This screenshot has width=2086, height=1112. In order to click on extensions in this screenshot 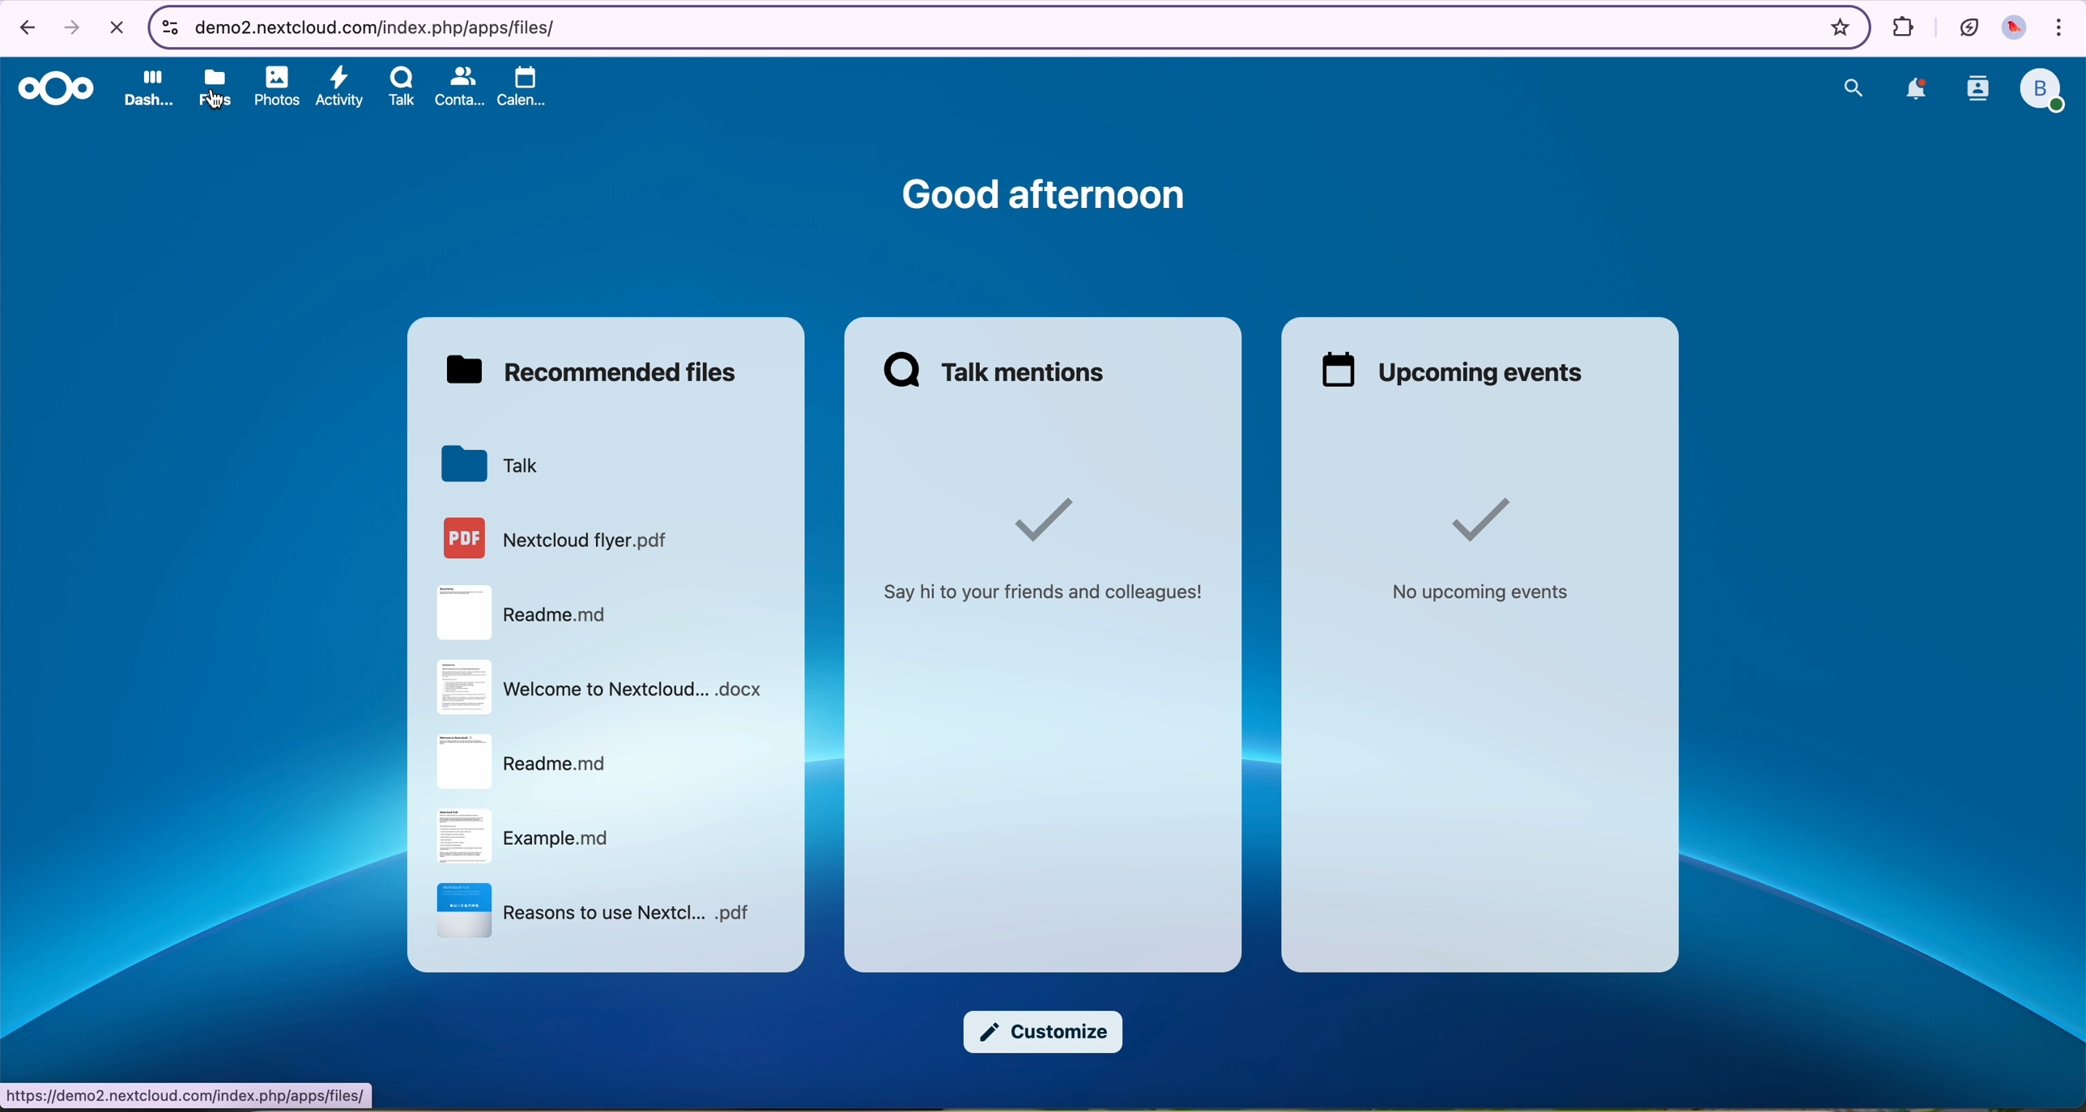, I will do `click(1900, 25)`.